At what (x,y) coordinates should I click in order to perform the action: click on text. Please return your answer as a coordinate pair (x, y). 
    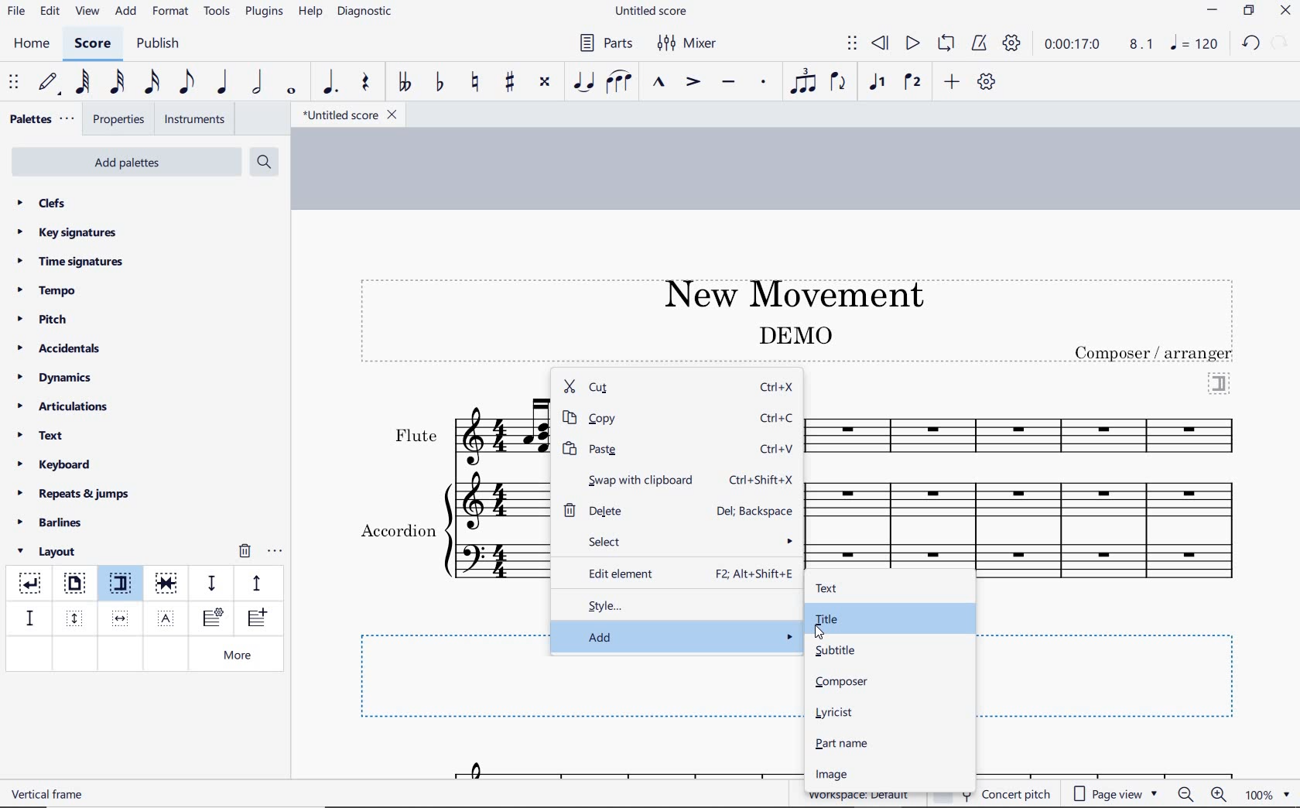
    Looking at the image, I should click on (415, 436).